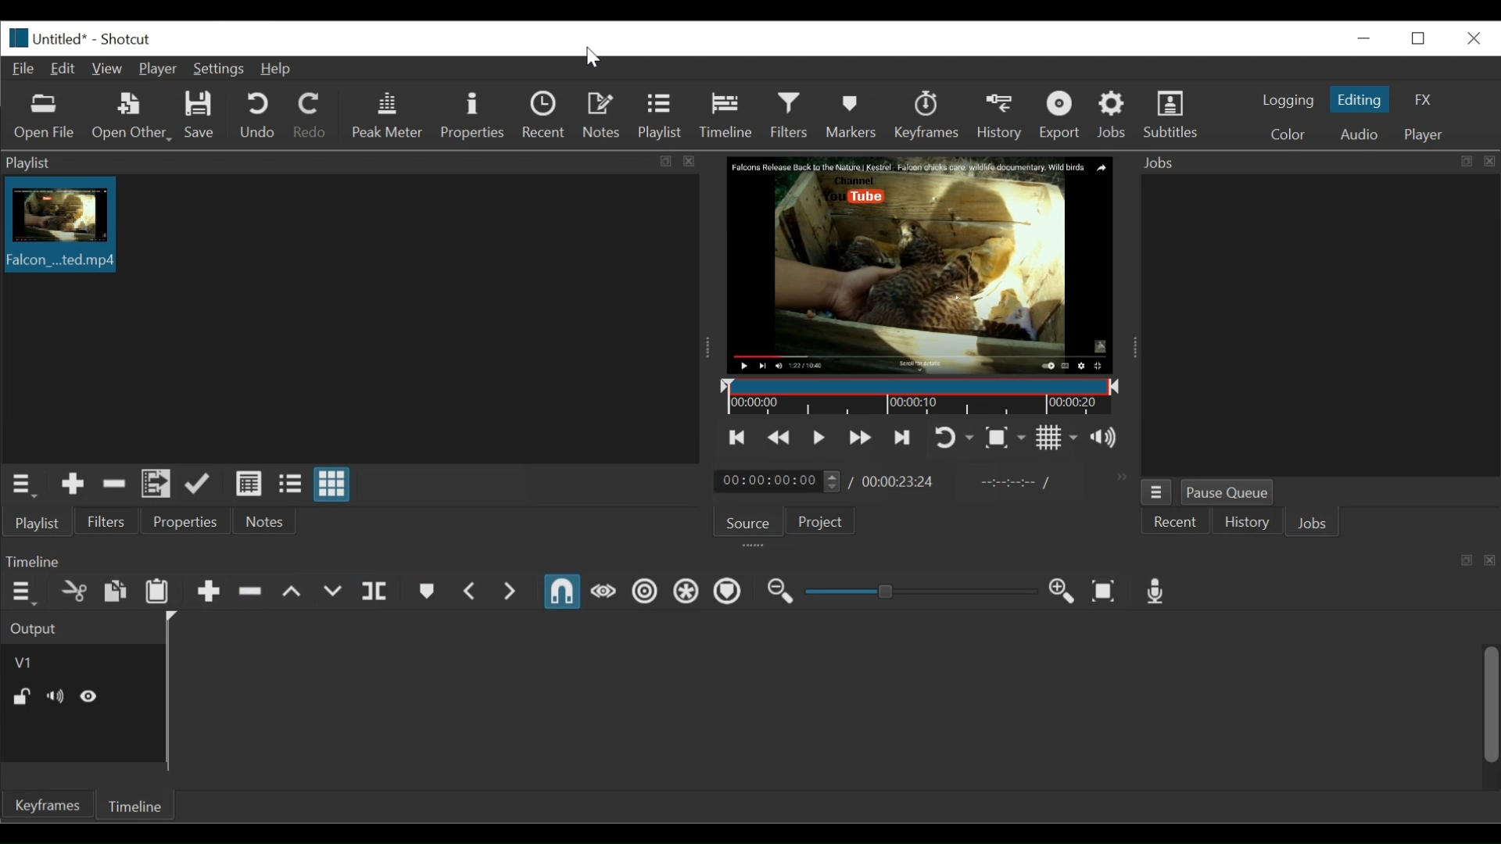 The height and width of the screenshot is (844, 1501). What do you see at coordinates (729, 593) in the screenshot?
I see `Ripple Markers` at bounding box center [729, 593].